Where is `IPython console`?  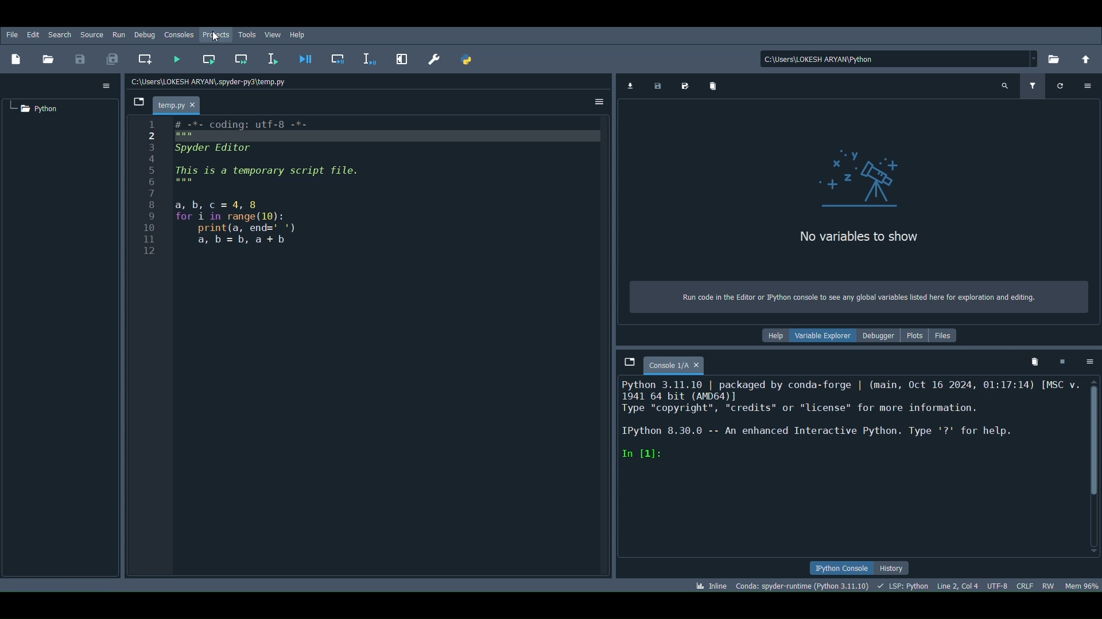 IPython console is located at coordinates (839, 567).